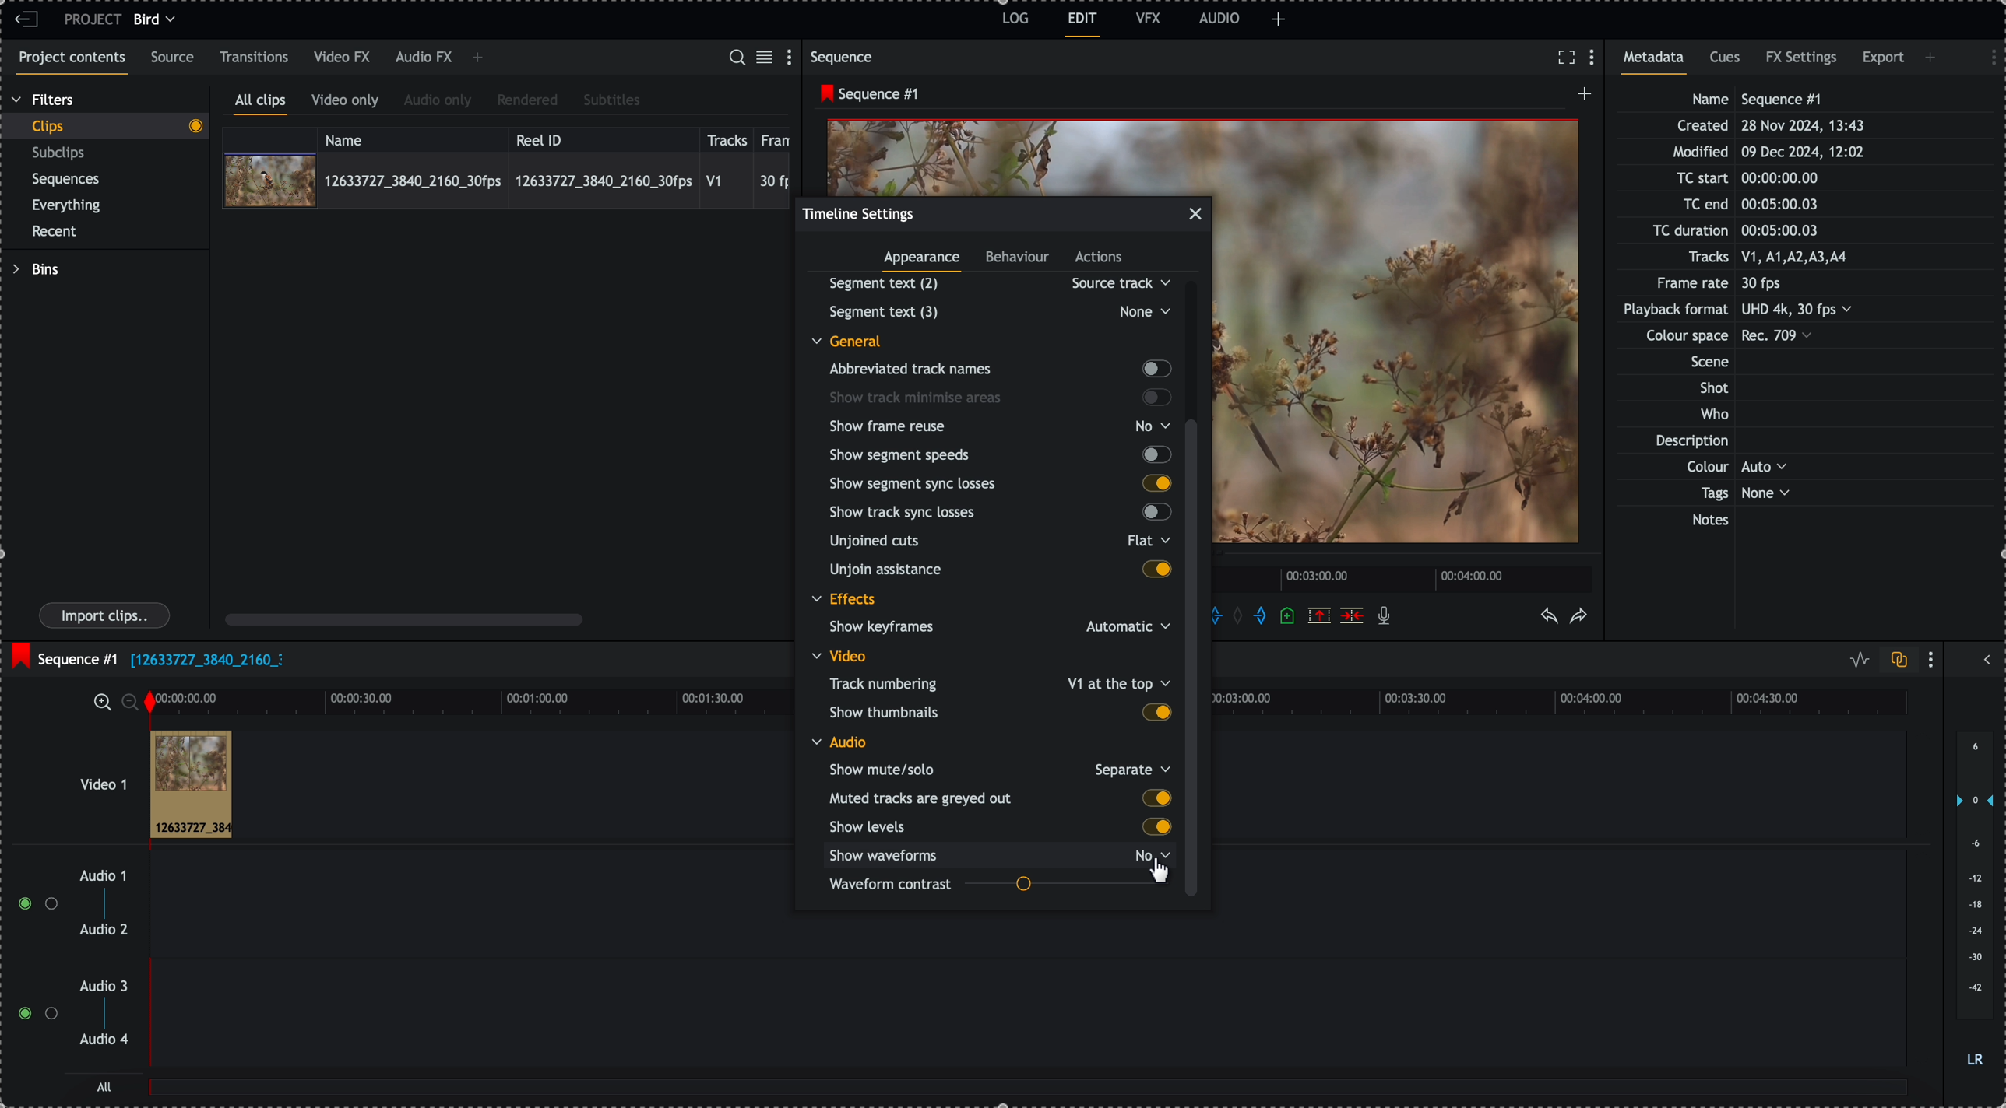  What do you see at coordinates (1196, 522) in the screenshot?
I see `click on scroll bar` at bounding box center [1196, 522].